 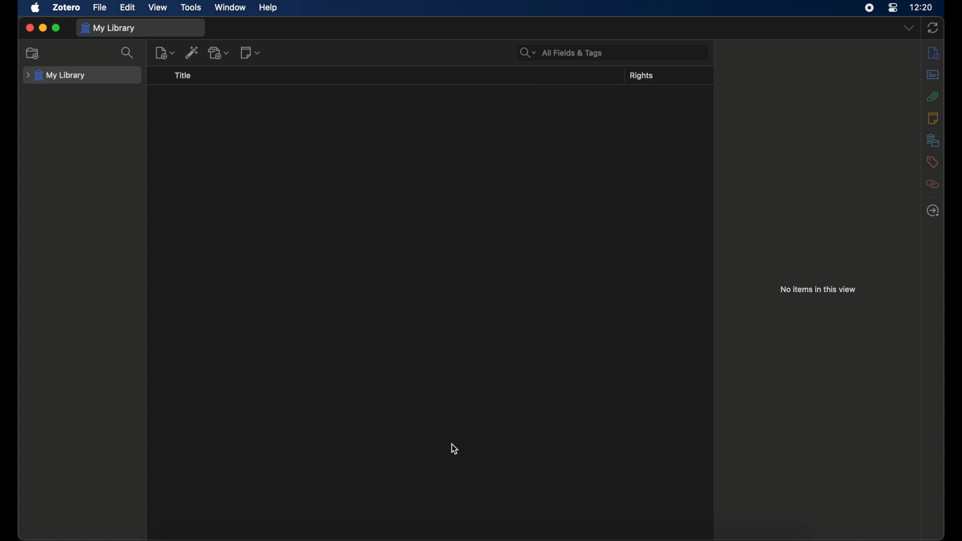 I want to click on maximize, so click(x=57, y=28).